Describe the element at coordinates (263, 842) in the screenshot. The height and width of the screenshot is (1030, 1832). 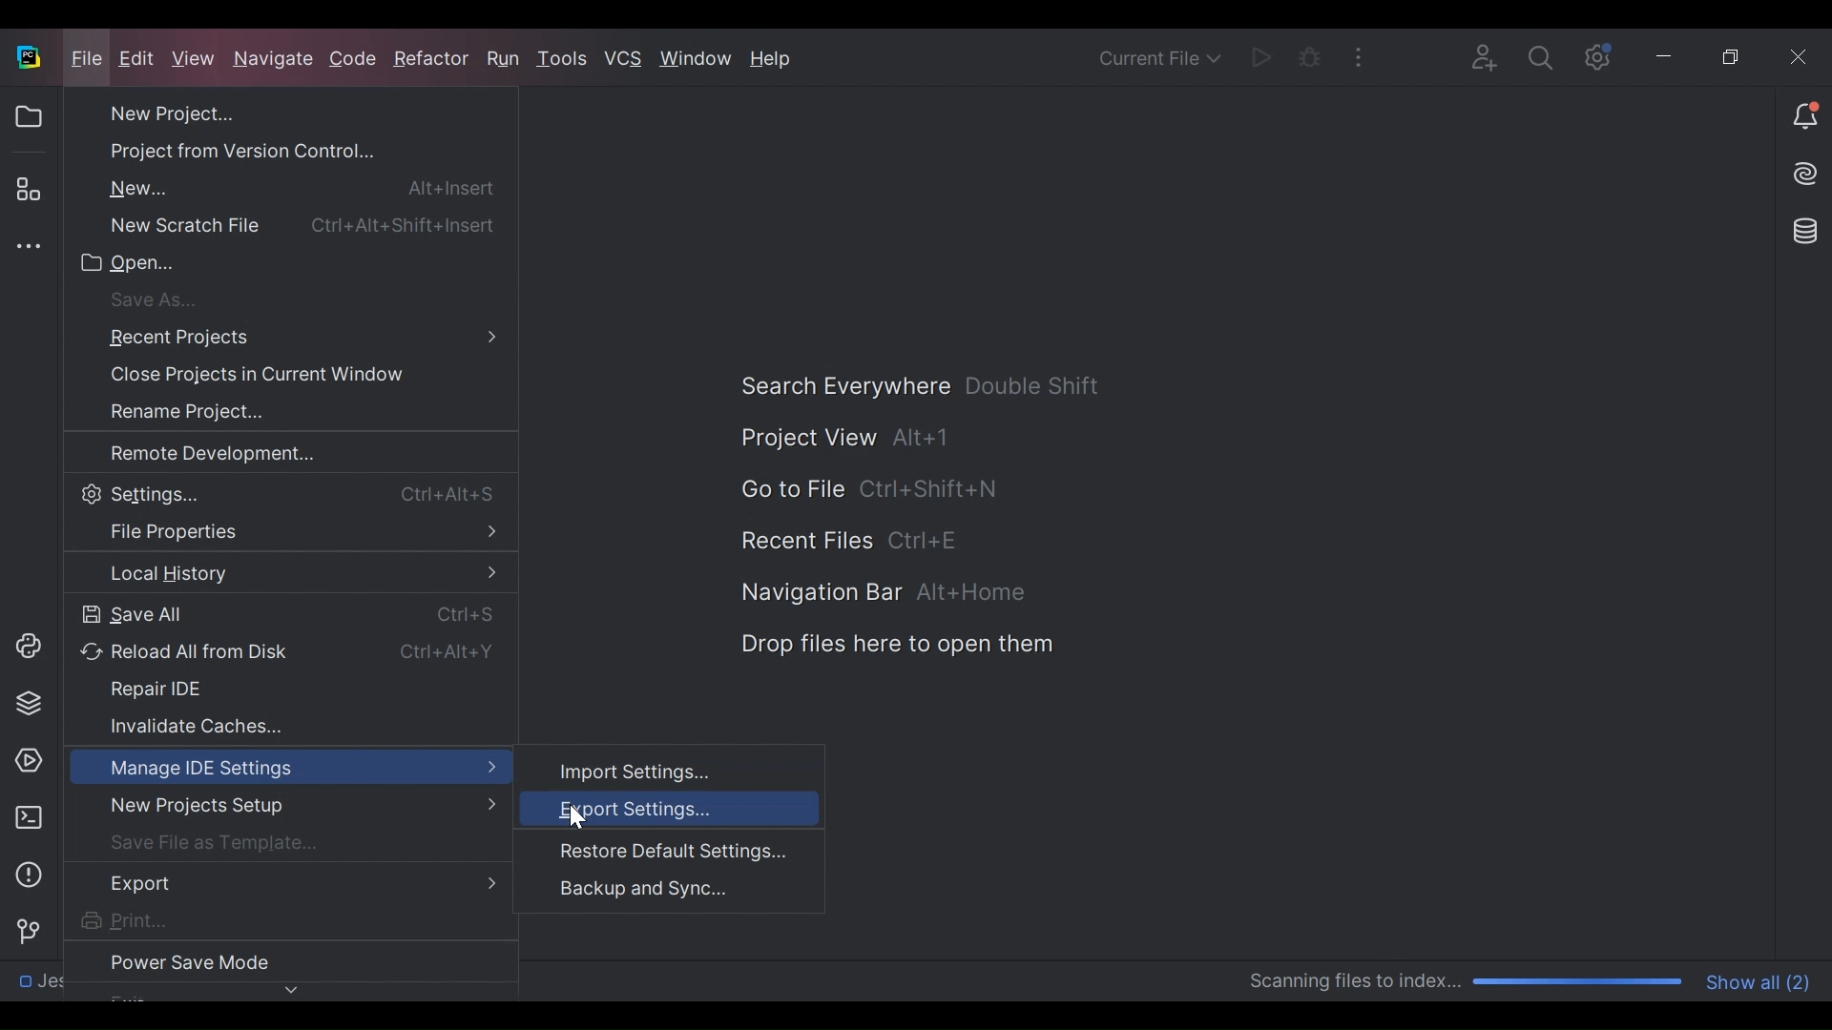
I see `Save File as a template` at that location.